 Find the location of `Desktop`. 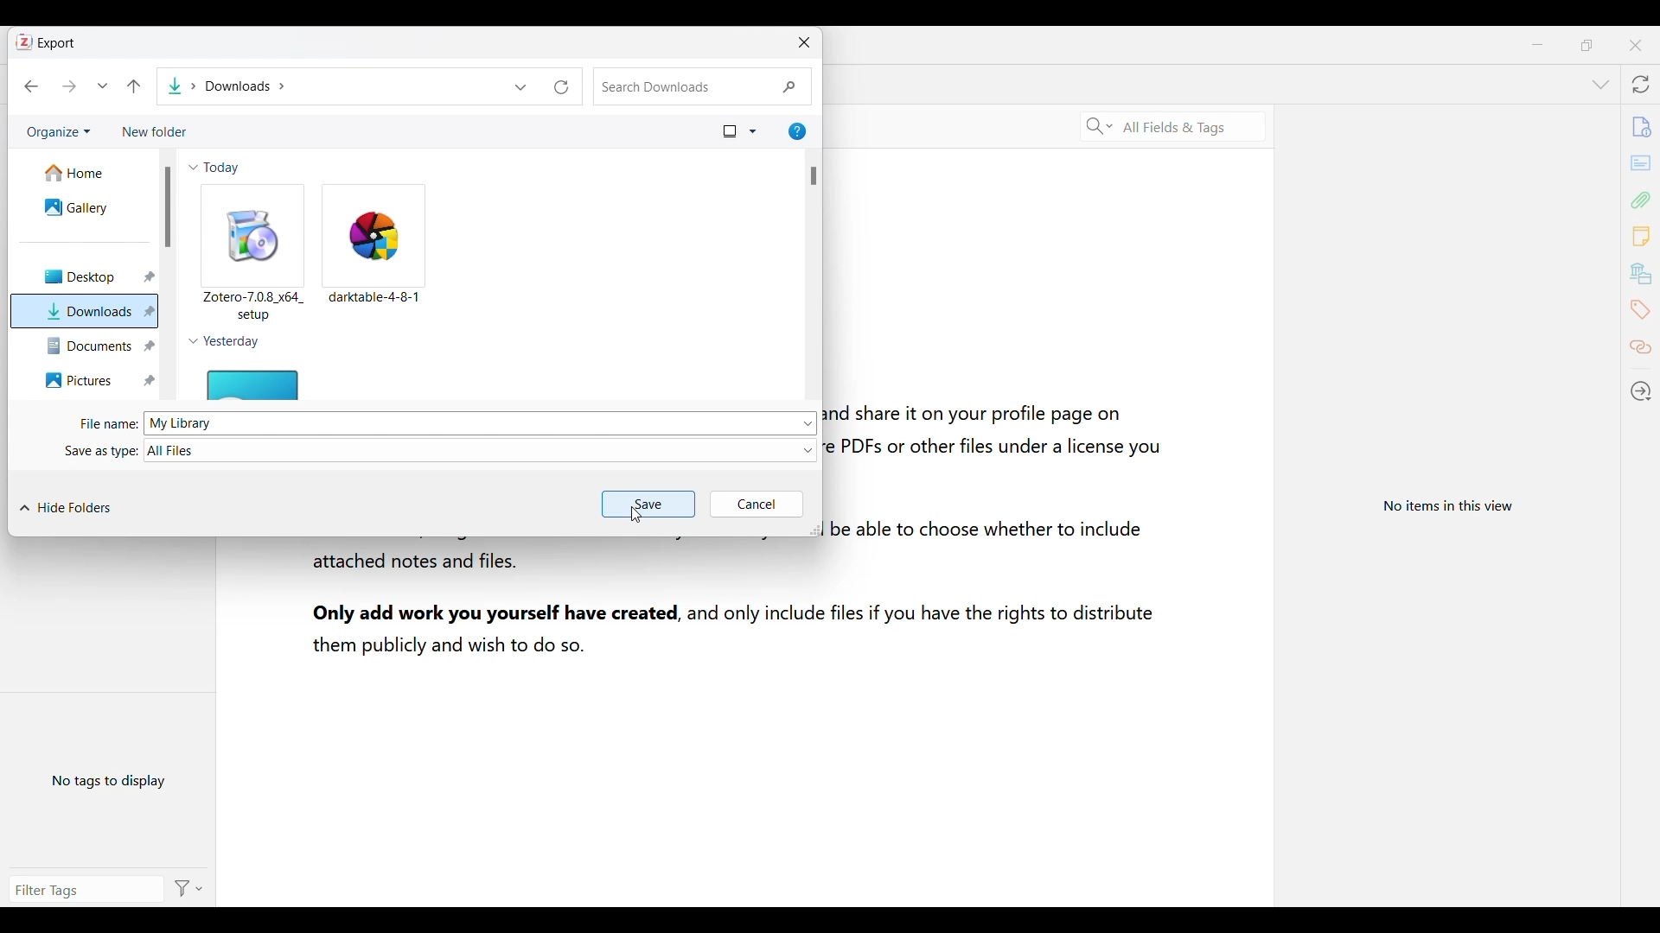

Desktop is located at coordinates (91, 275).